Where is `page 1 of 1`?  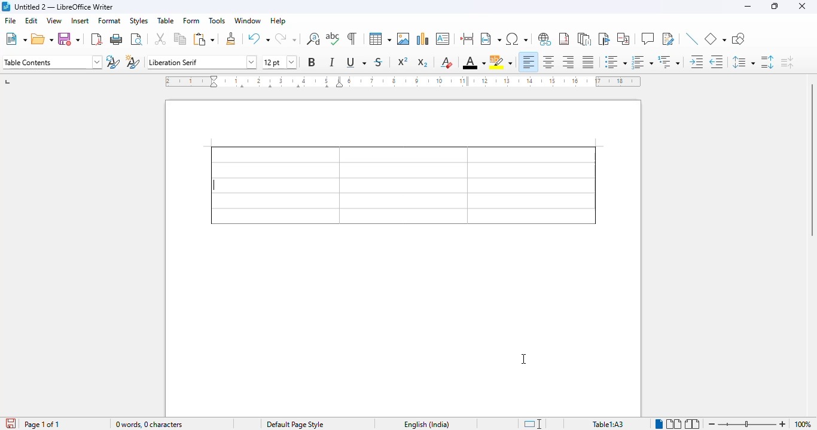
page 1 of 1 is located at coordinates (42, 425).